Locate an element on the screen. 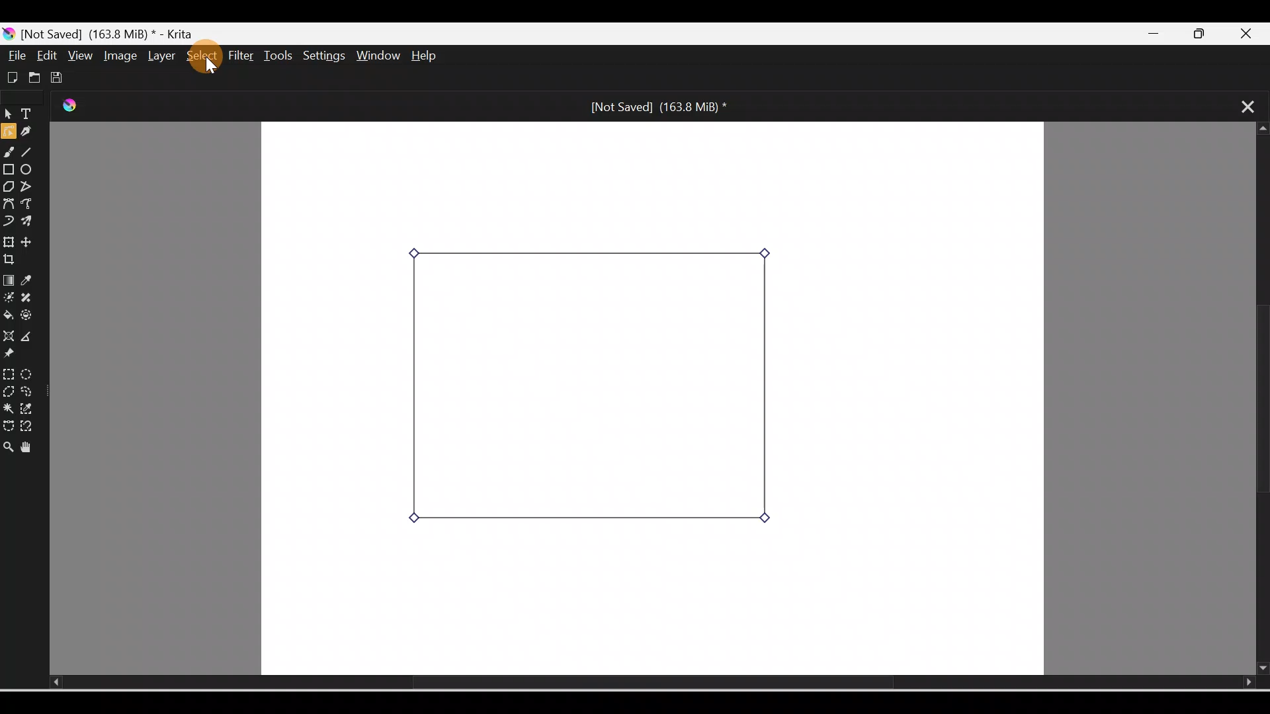  Select shapes tool is located at coordinates (8, 116).